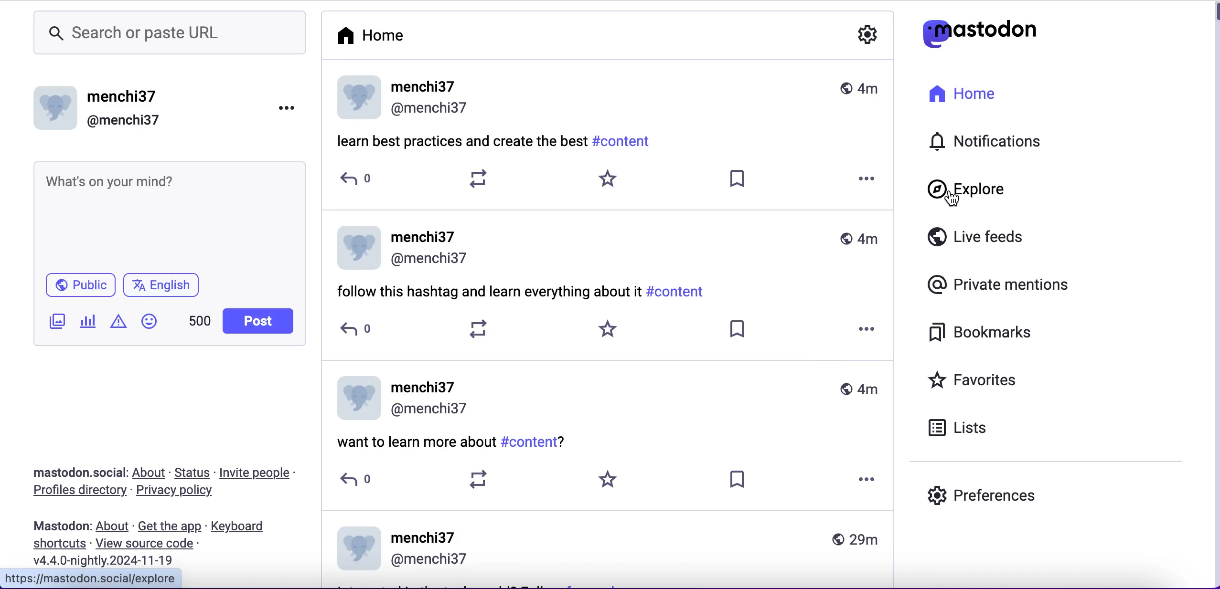  Describe the element at coordinates (479, 179) in the screenshot. I see `retweet` at that location.